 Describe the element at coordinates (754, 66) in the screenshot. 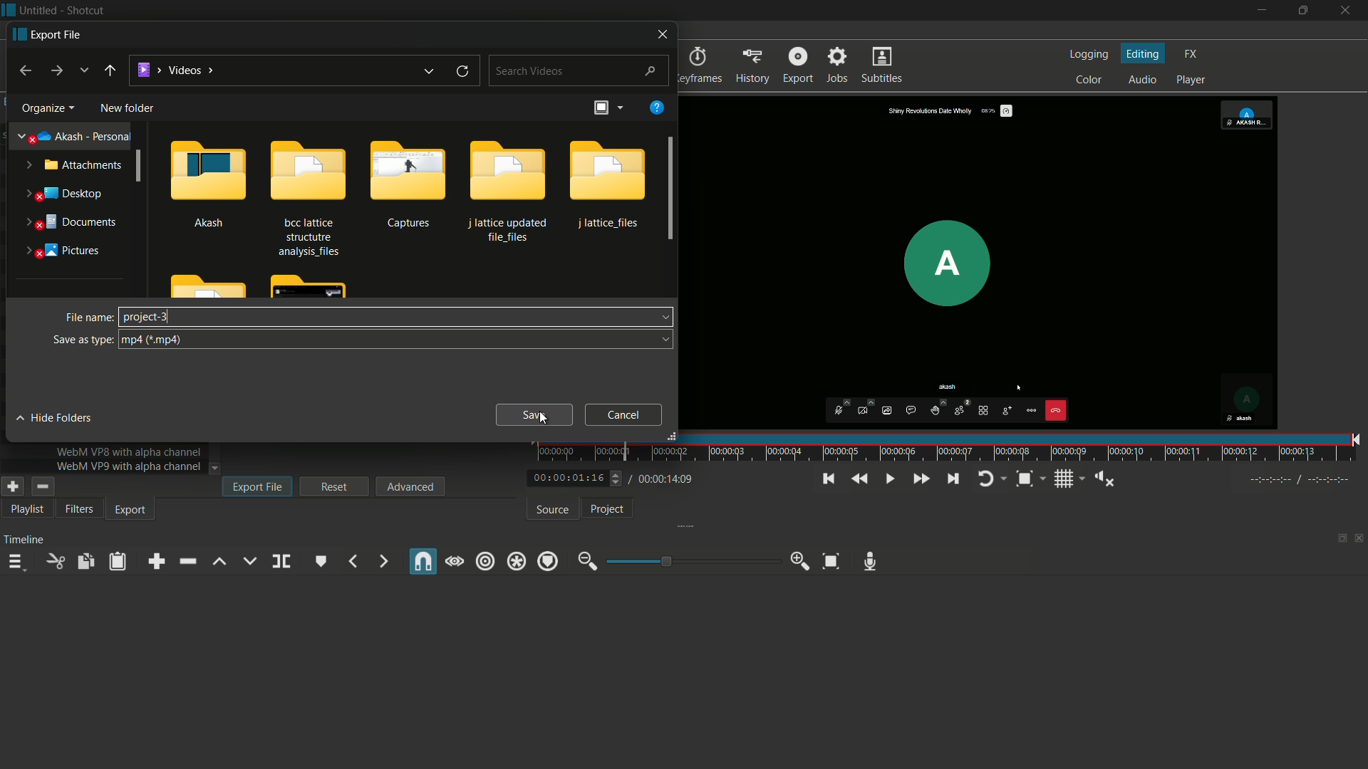

I see `export` at that location.